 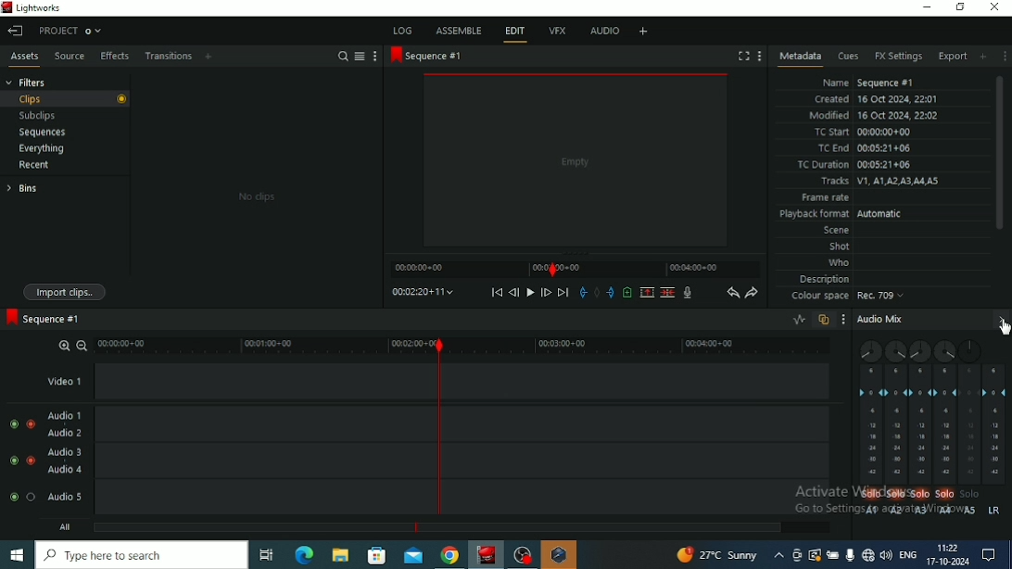 I want to click on Everything, so click(x=41, y=148).